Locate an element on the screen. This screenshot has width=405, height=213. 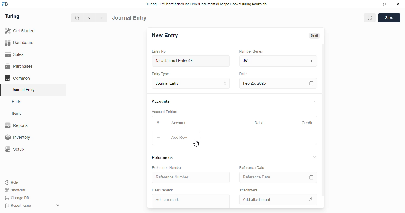
calendar icon is located at coordinates (311, 177).